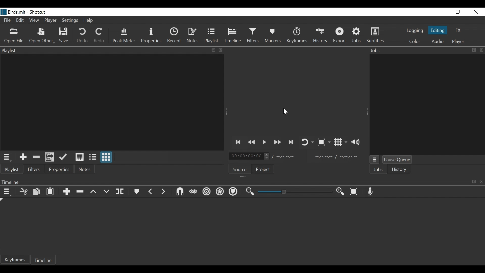 The width and height of the screenshot is (485, 273). I want to click on Clip Thumbnail, so click(111, 102).